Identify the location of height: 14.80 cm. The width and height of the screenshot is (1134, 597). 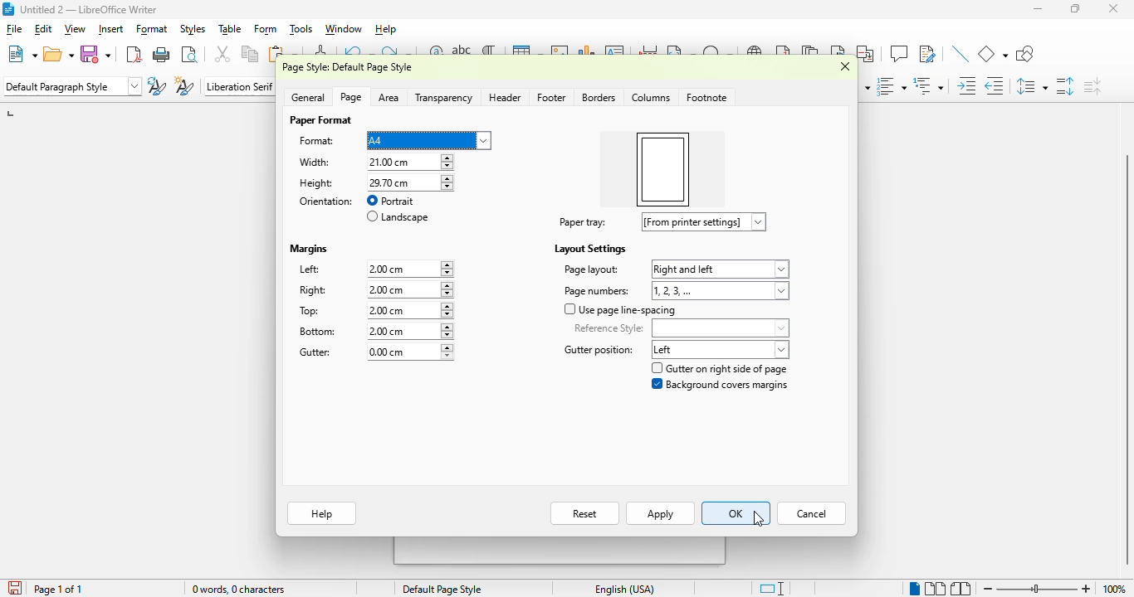
(373, 182).